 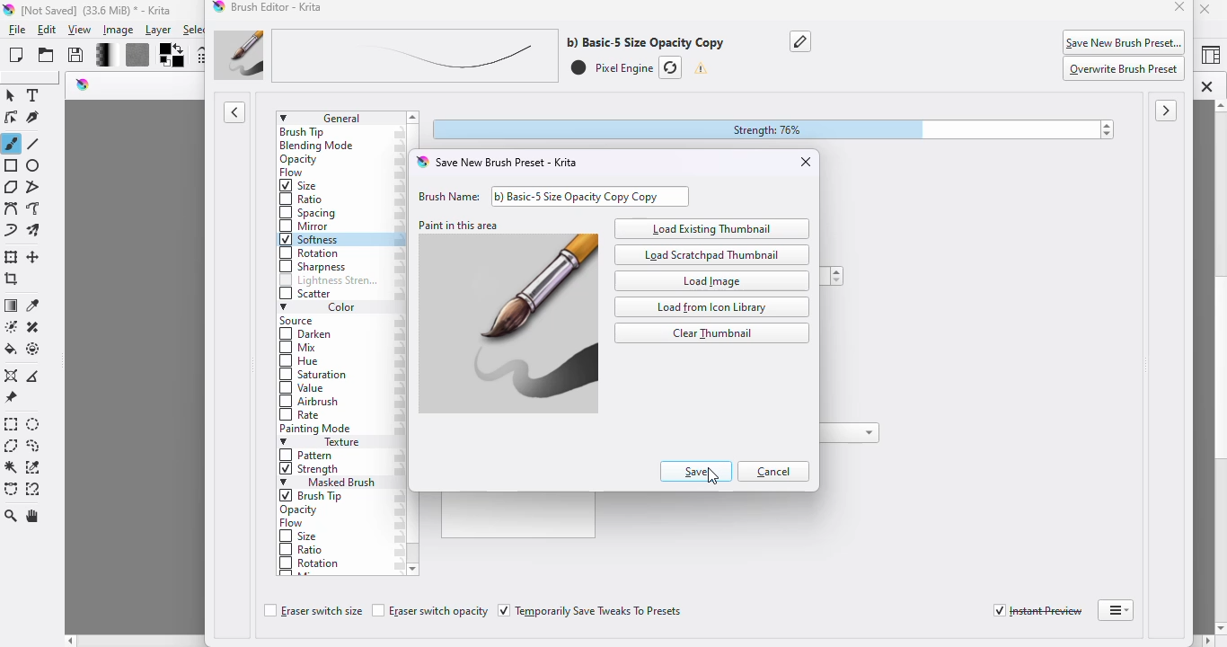 I want to click on opacity, so click(x=302, y=510).